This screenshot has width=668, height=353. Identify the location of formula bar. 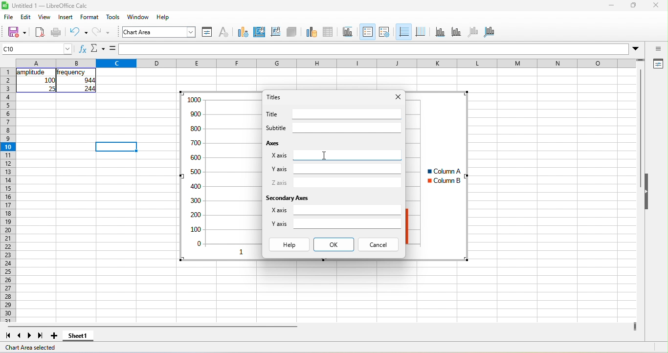
(374, 49).